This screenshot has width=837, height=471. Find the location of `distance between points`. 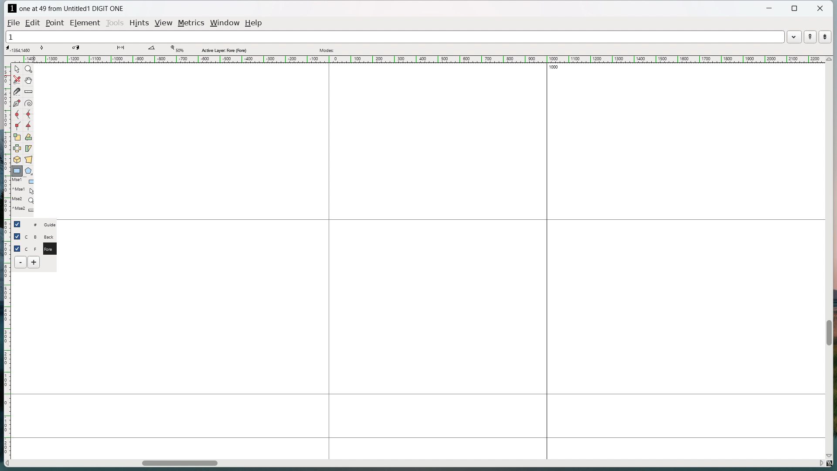

distance between points is located at coordinates (120, 48).